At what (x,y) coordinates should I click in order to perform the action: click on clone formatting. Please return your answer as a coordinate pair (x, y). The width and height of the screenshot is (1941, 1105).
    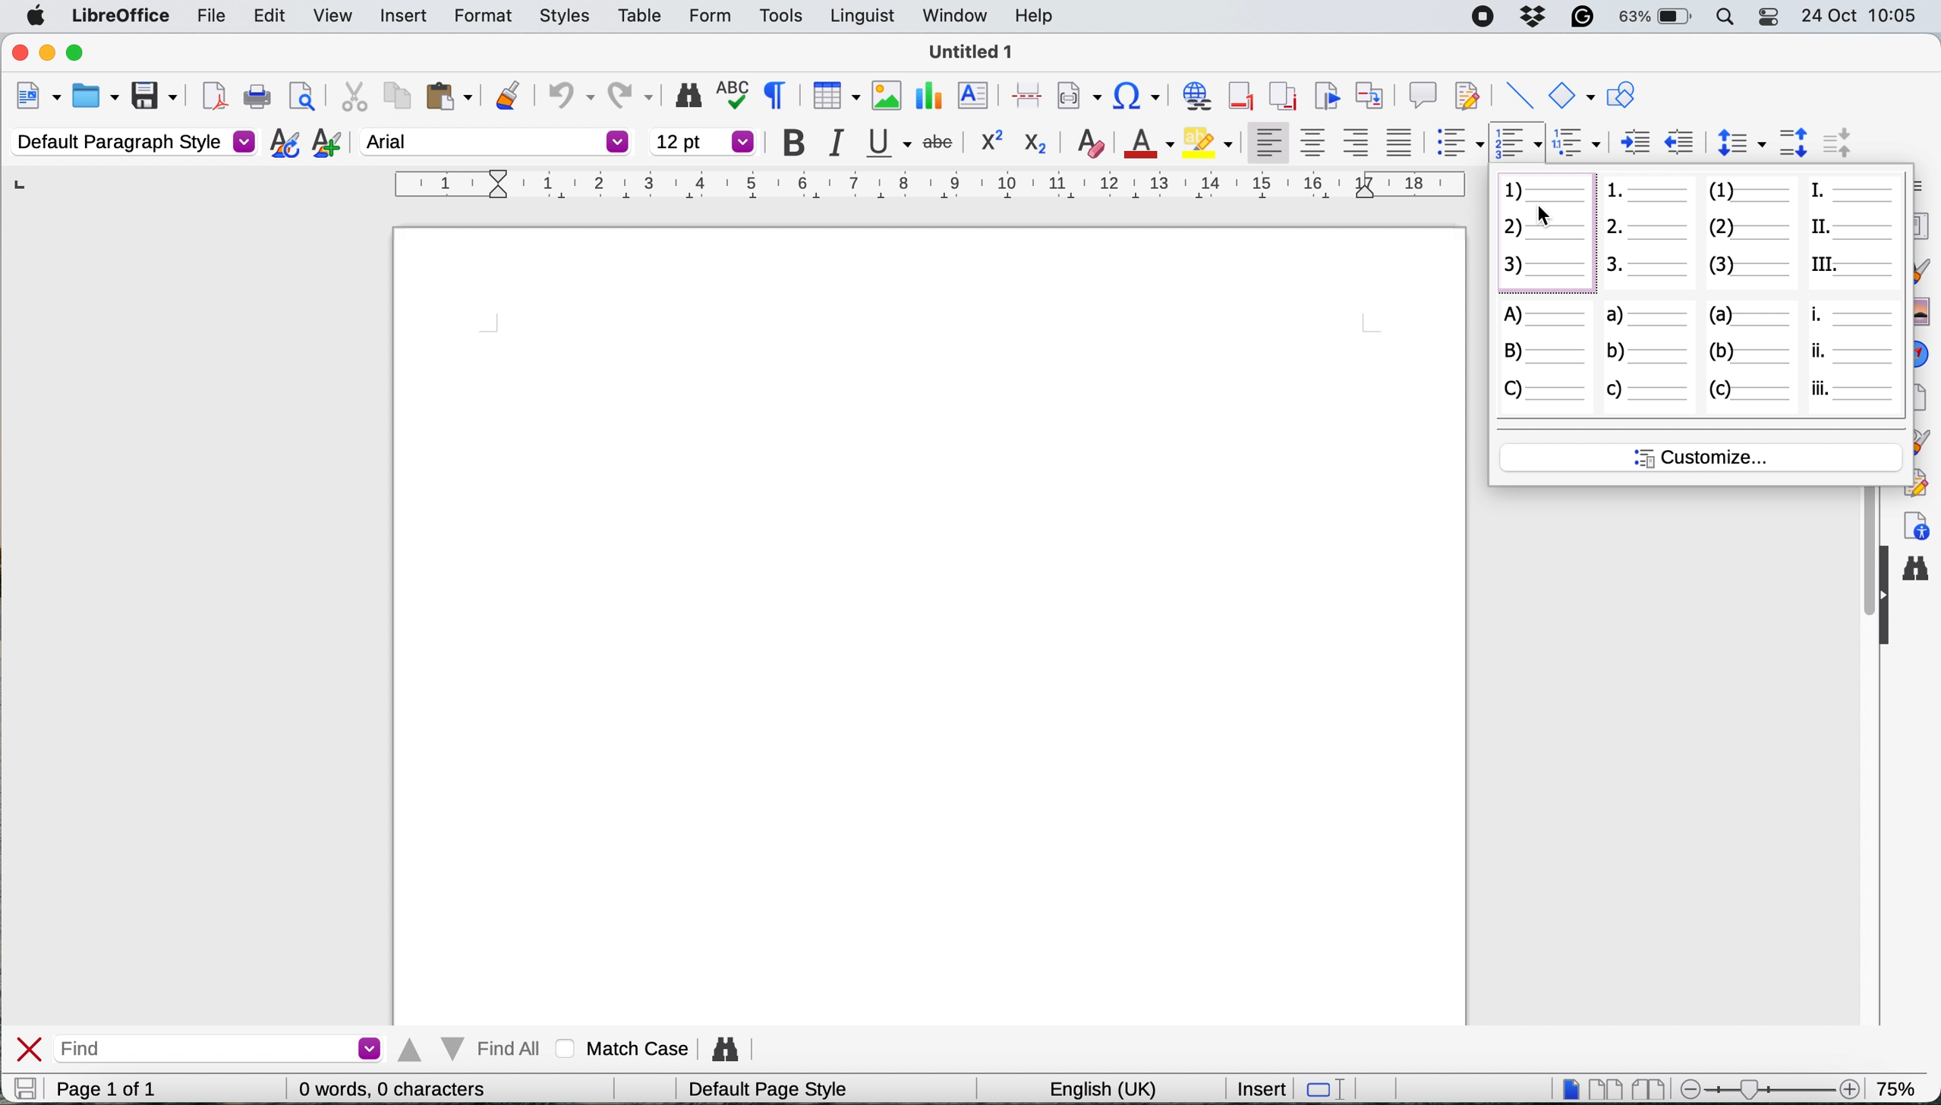
    Looking at the image, I should click on (508, 93).